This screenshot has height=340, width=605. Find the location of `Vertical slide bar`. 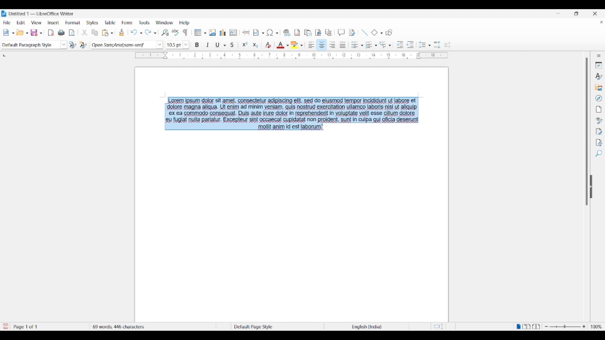

Vertical slide bar is located at coordinates (587, 132).